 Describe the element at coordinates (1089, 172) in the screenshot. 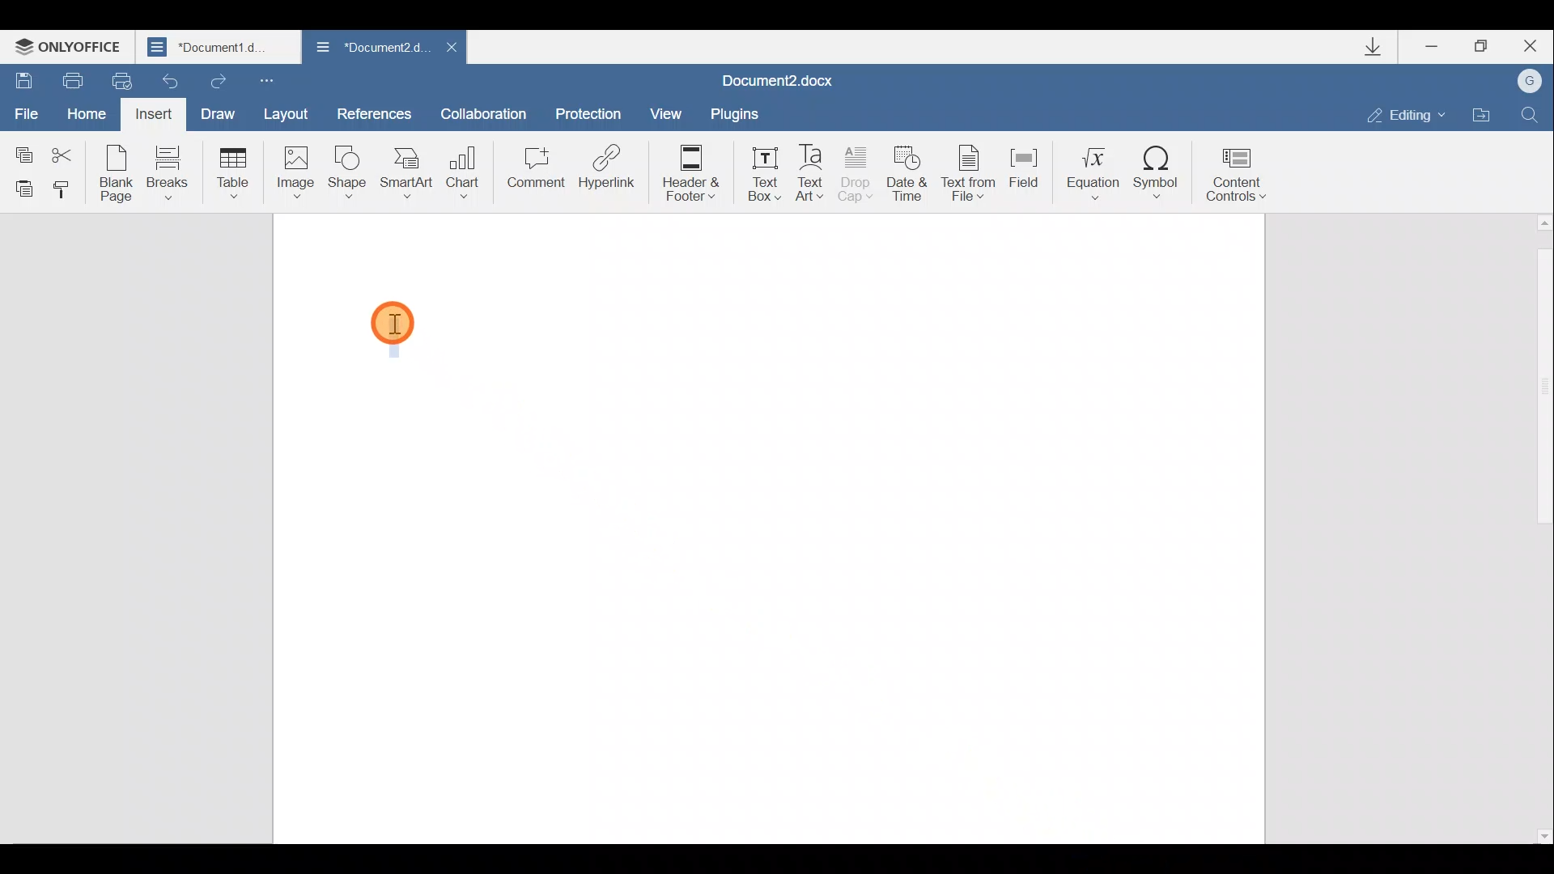

I see `Equation` at that location.